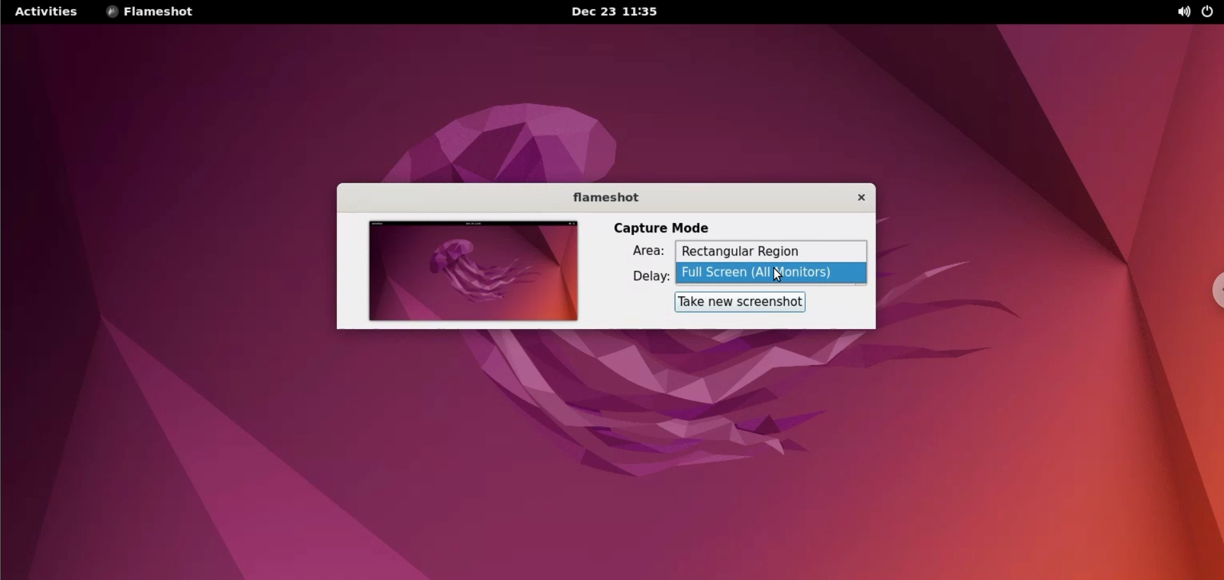 This screenshot has height=580, width=1224. I want to click on capture mode, so click(654, 228).